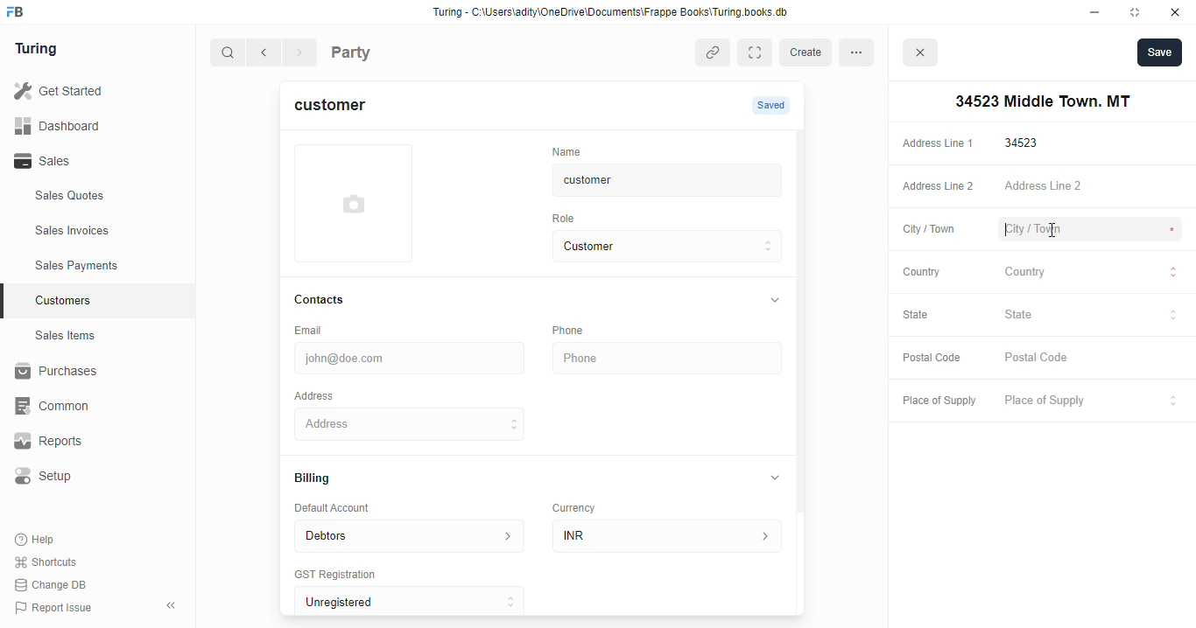 Image resolution: width=1196 pixels, height=628 pixels. What do you see at coordinates (94, 198) in the screenshot?
I see `Sales Quotes` at bounding box center [94, 198].